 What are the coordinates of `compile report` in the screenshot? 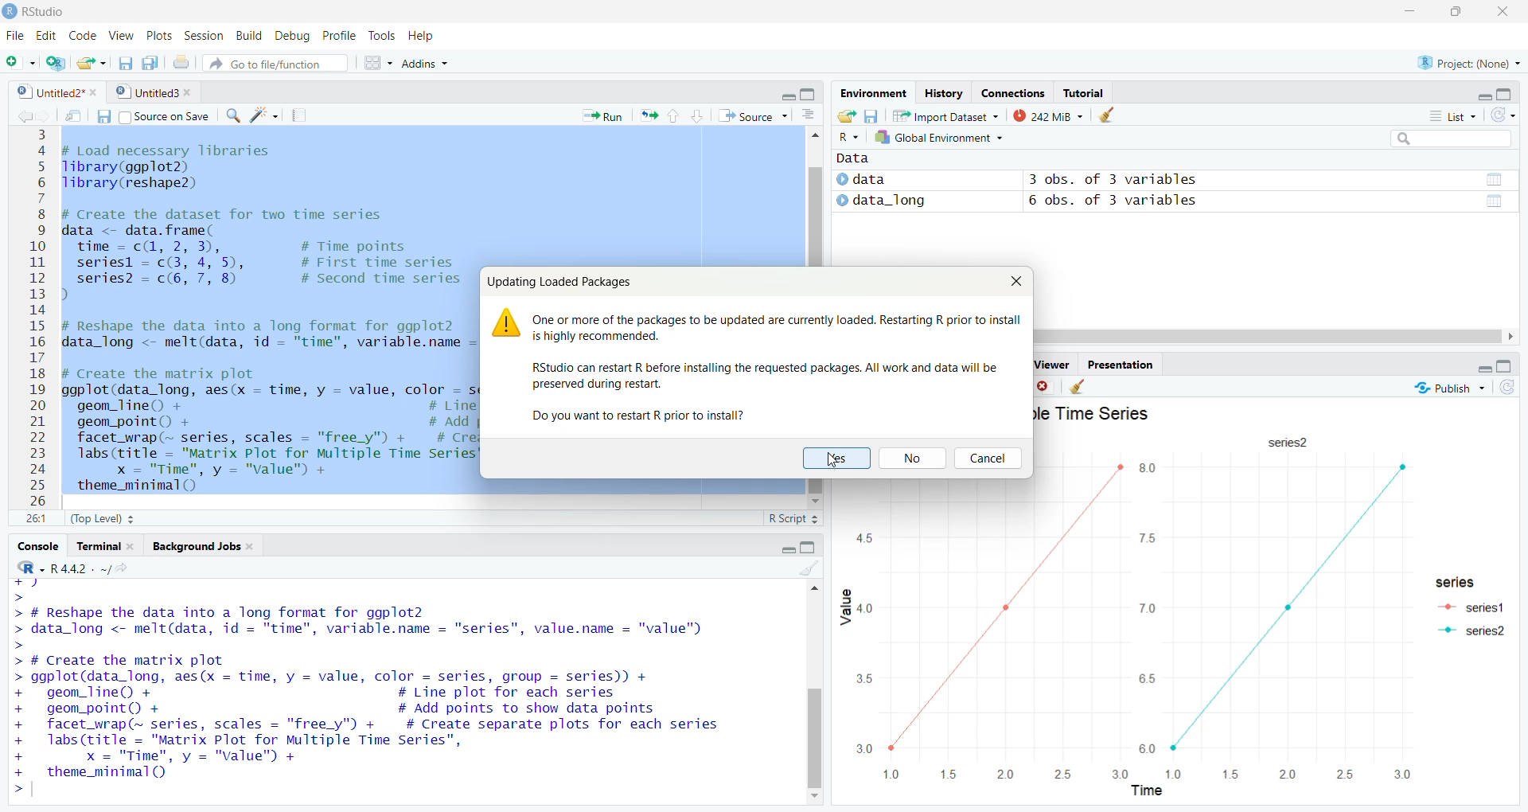 It's located at (298, 115).